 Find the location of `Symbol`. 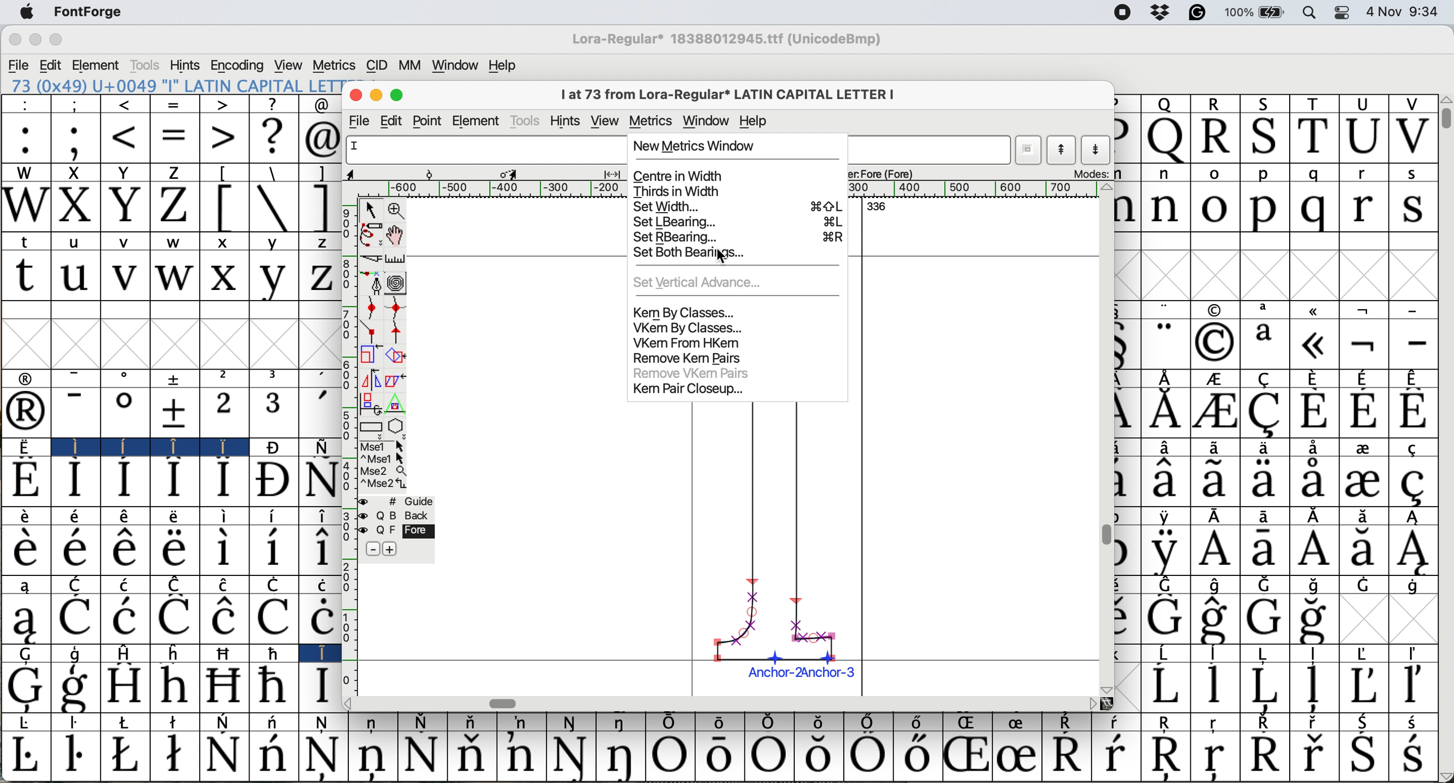

Symbol is located at coordinates (220, 448).